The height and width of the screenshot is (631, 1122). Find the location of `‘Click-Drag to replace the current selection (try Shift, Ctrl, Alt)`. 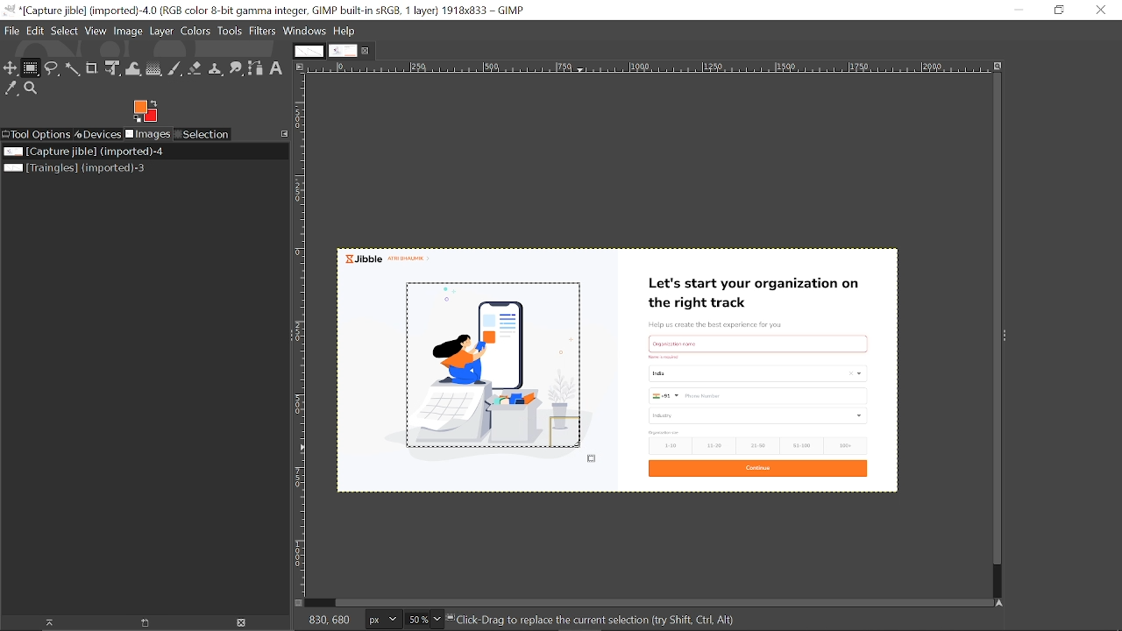

‘Click-Drag to replace the current selection (try Shift, Ctrl, Alt) is located at coordinates (600, 620).